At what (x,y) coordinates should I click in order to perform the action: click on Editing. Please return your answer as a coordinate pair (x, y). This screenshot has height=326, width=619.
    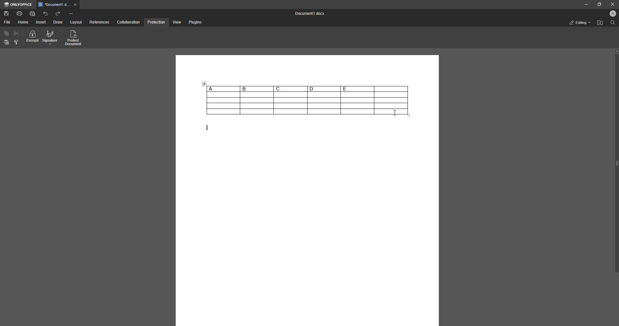
    Looking at the image, I should click on (578, 23).